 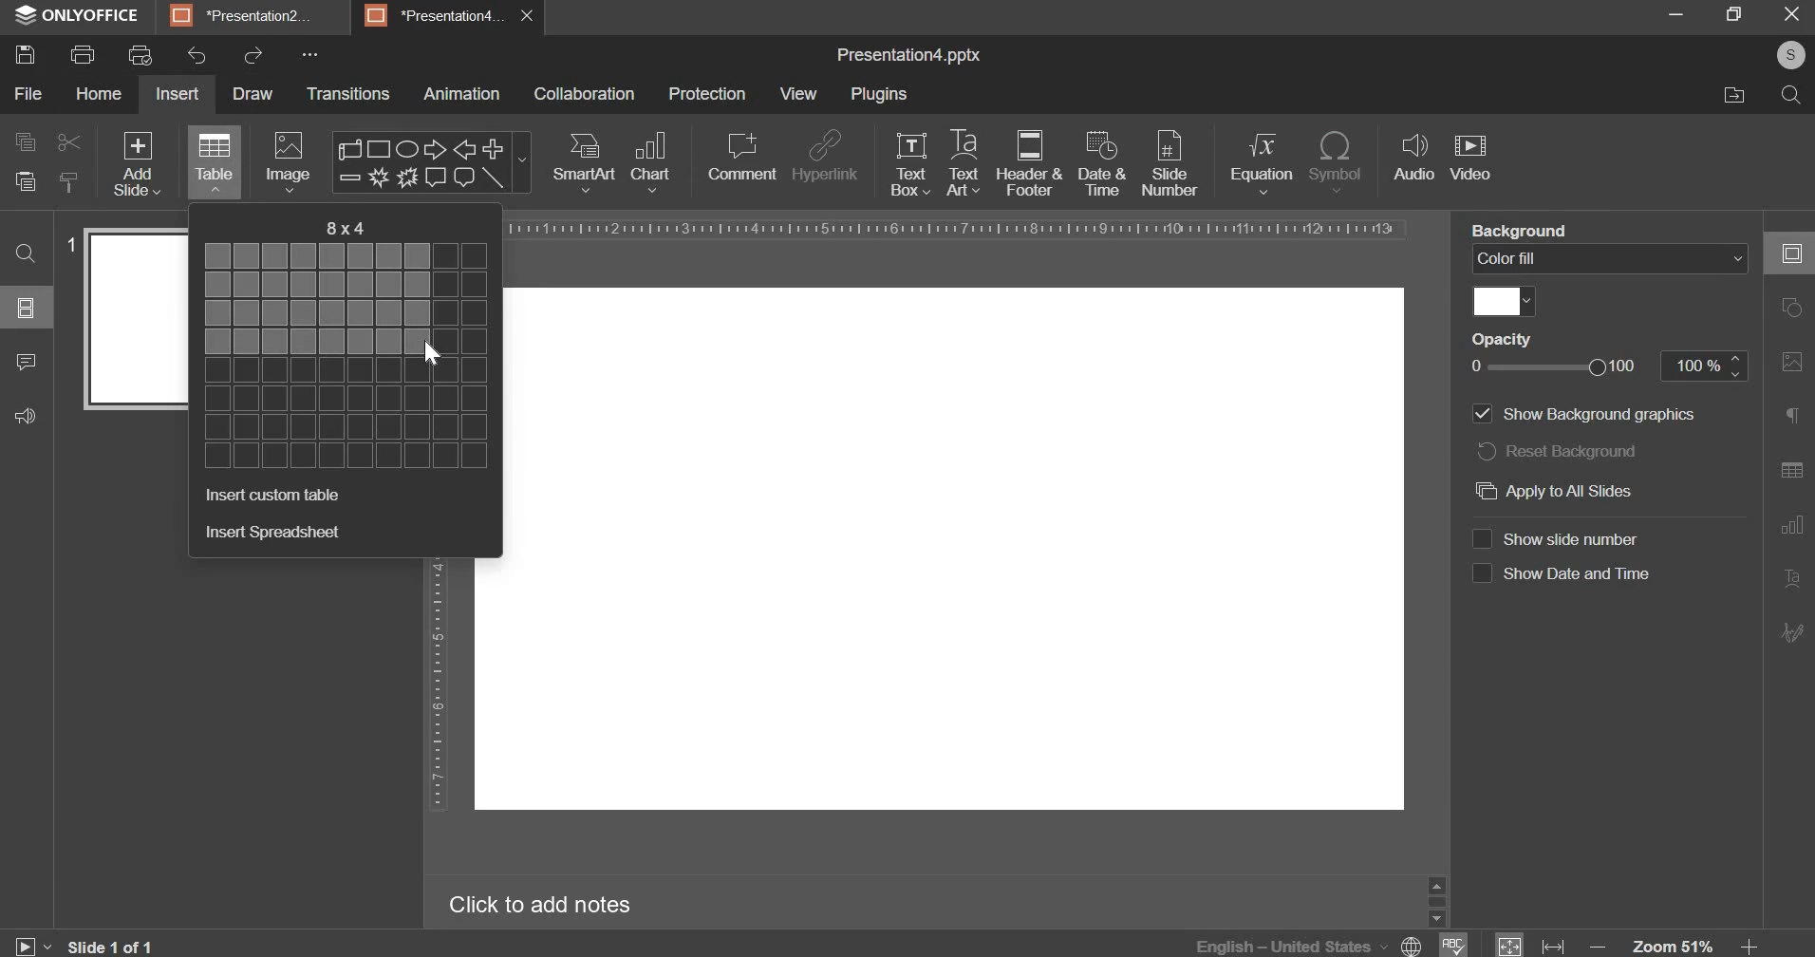 What do you see at coordinates (273, 534) in the screenshot?
I see `insert spreadsheet` at bounding box center [273, 534].